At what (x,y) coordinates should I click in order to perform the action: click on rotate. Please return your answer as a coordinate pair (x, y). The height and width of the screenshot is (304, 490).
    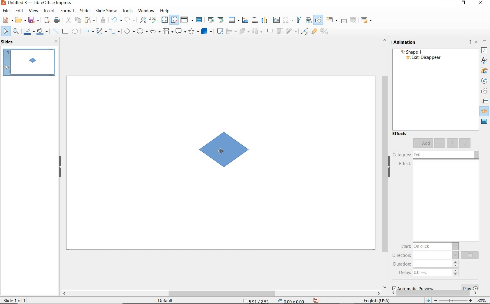
    Looking at the image, I should click on (220, 32).